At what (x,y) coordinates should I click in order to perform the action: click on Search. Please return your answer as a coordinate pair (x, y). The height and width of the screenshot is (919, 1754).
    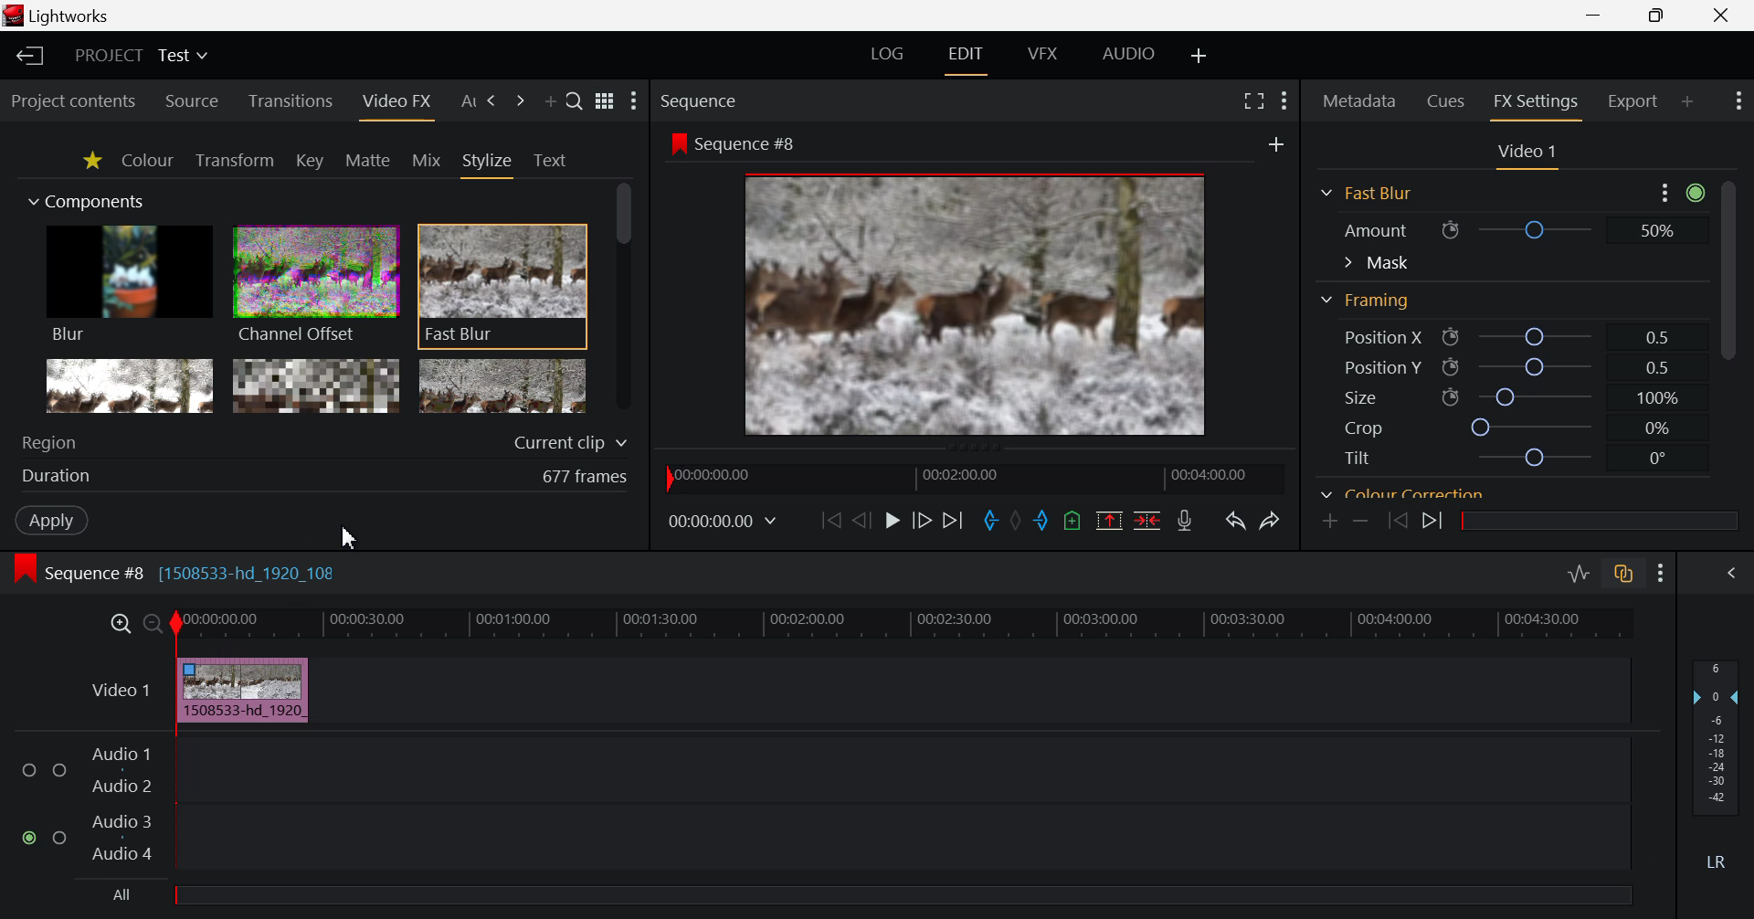
    Looking at the image, I should click on (574, 100).